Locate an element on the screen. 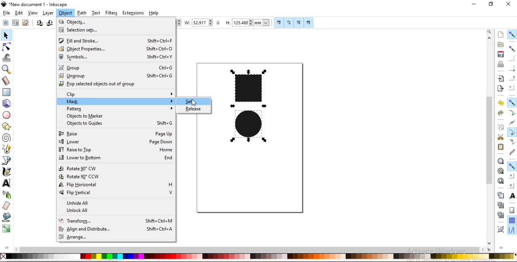  set is located at coordinates (193, 102).